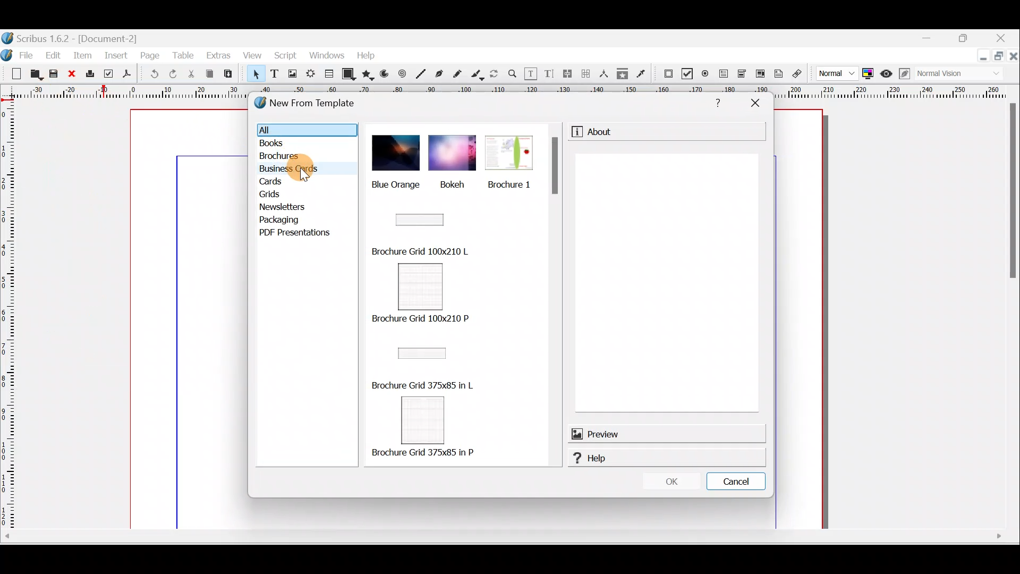  What do you see at coordinates (329, 57) in the screenshot?
I see `Windows` at bounding box center [329, 57].